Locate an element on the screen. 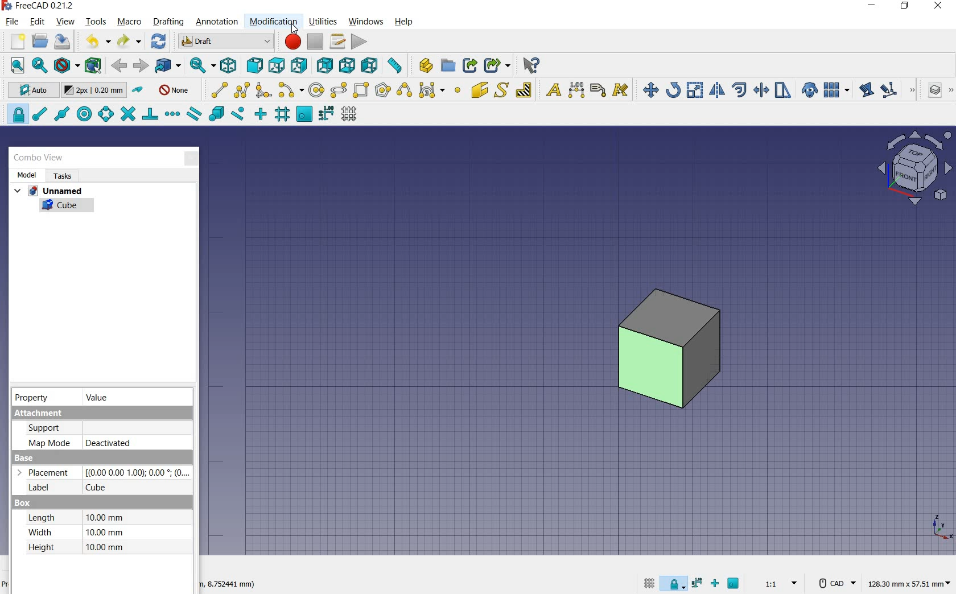 Image resolution: width=956 pixels, height=594 pixels. set scale is located at coordinates (780, 583).